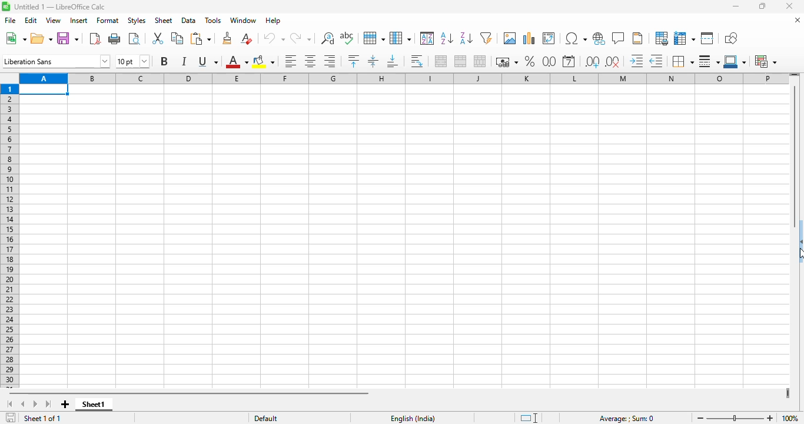 The width and height of the screenshot is (804, 424). What do you see at coordinates (656, 61) in the screenshot?
I see `delete decimal` at bounding box center [656, 61].